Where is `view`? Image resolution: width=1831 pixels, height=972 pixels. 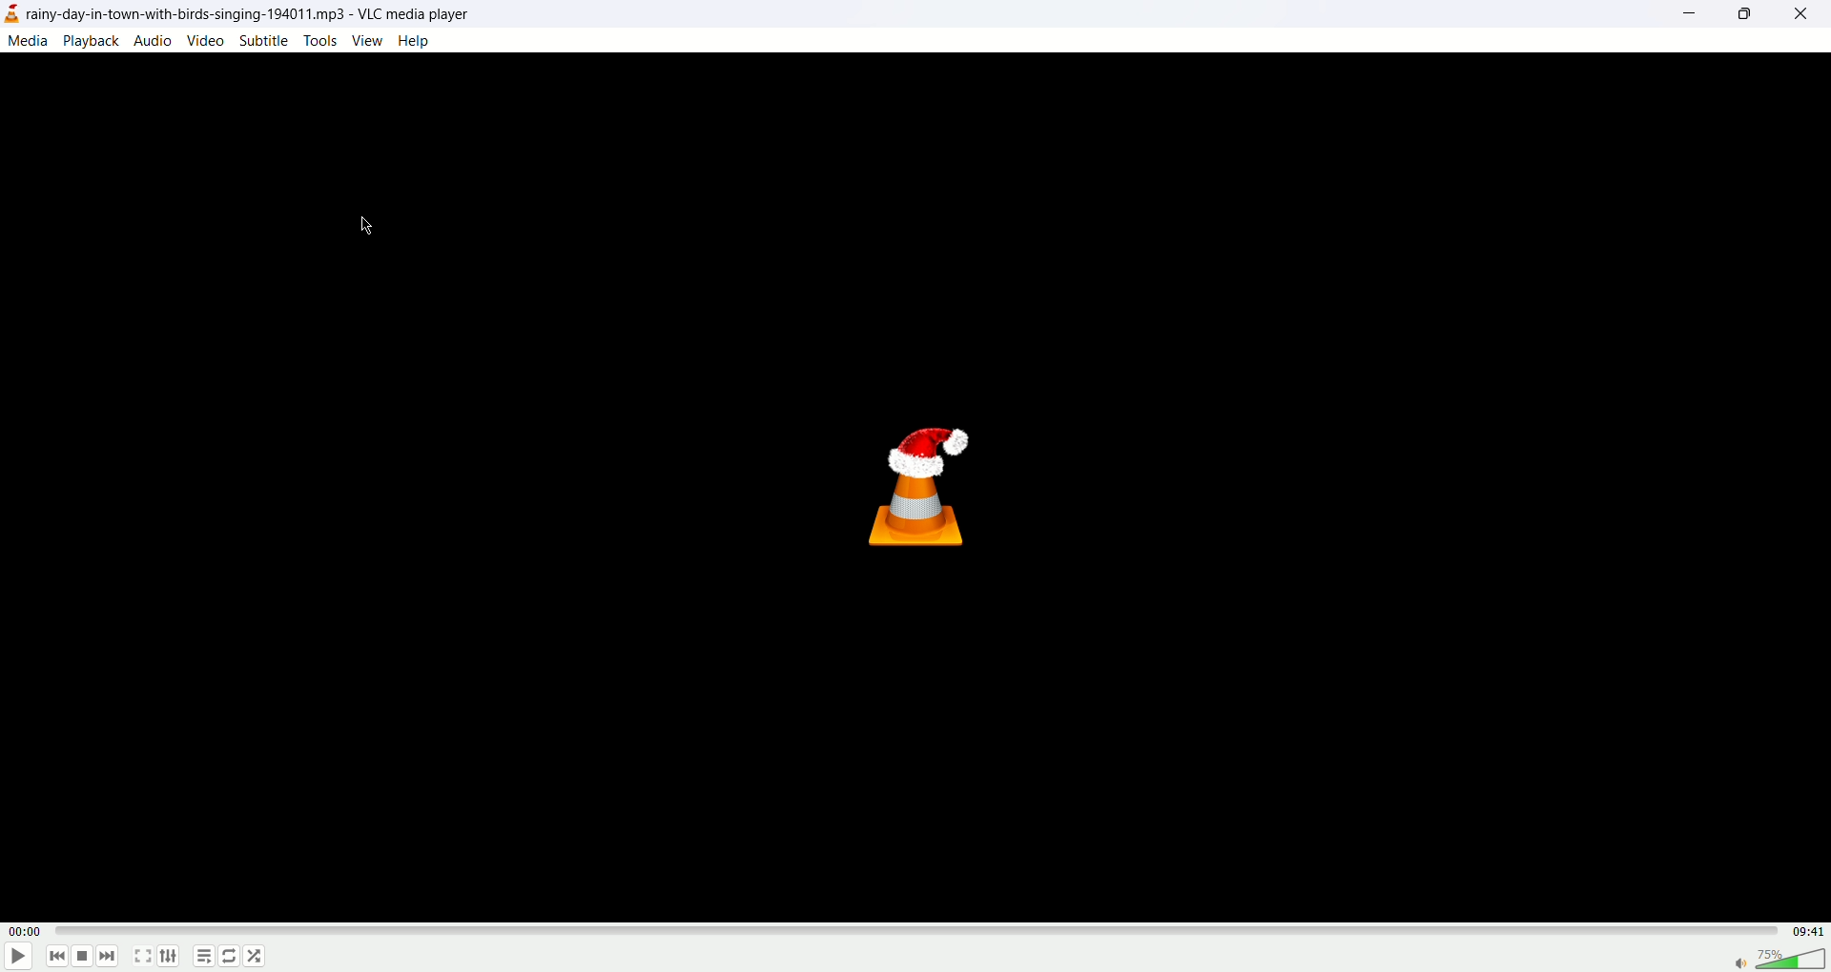 view is located at coordinates (366, 41).